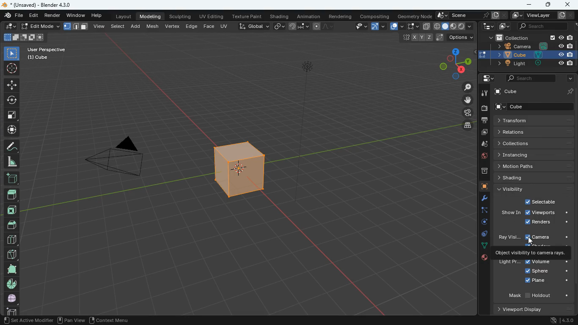  I want to click on rotate, so click(483, 223).